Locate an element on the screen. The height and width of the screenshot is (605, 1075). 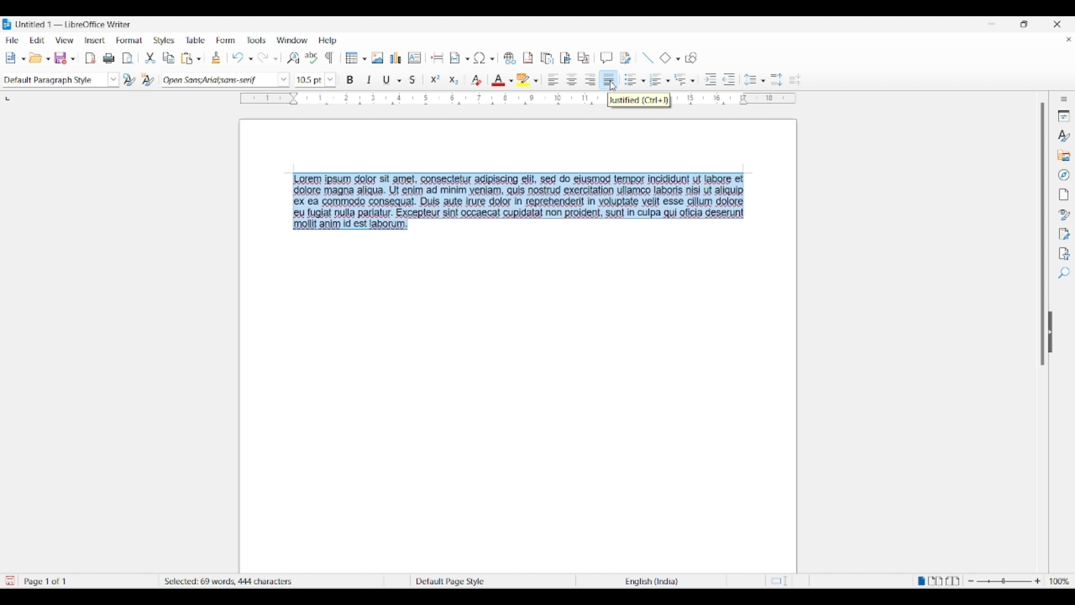
Undo last action is located at coordinates (238, 58).